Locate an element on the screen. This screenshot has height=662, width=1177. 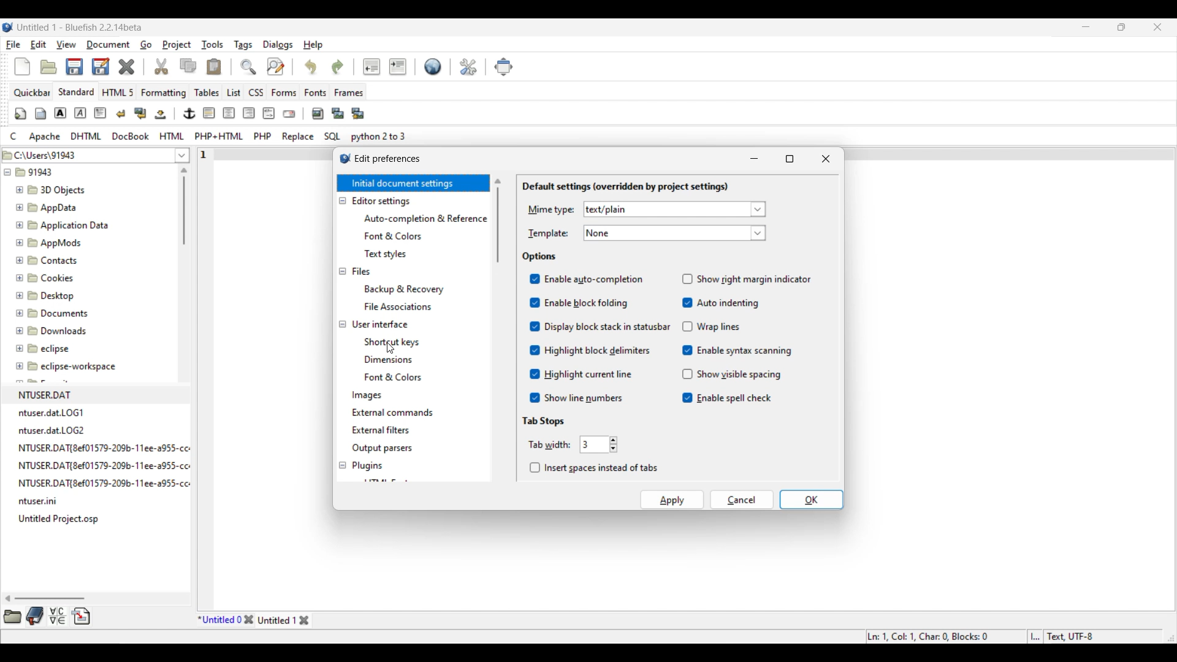
Project menu is located at coordinates (177, 45).